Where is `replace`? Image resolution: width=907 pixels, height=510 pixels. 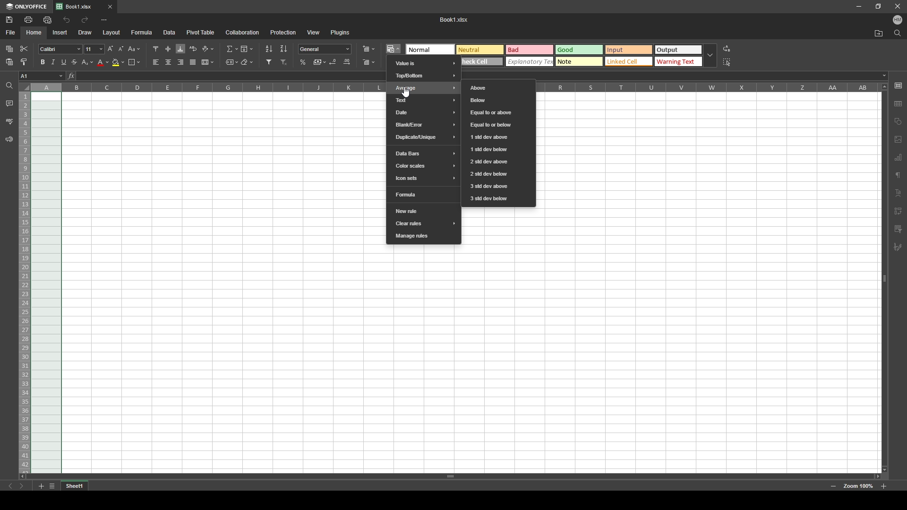 replace is located at coordinates (727, 49).